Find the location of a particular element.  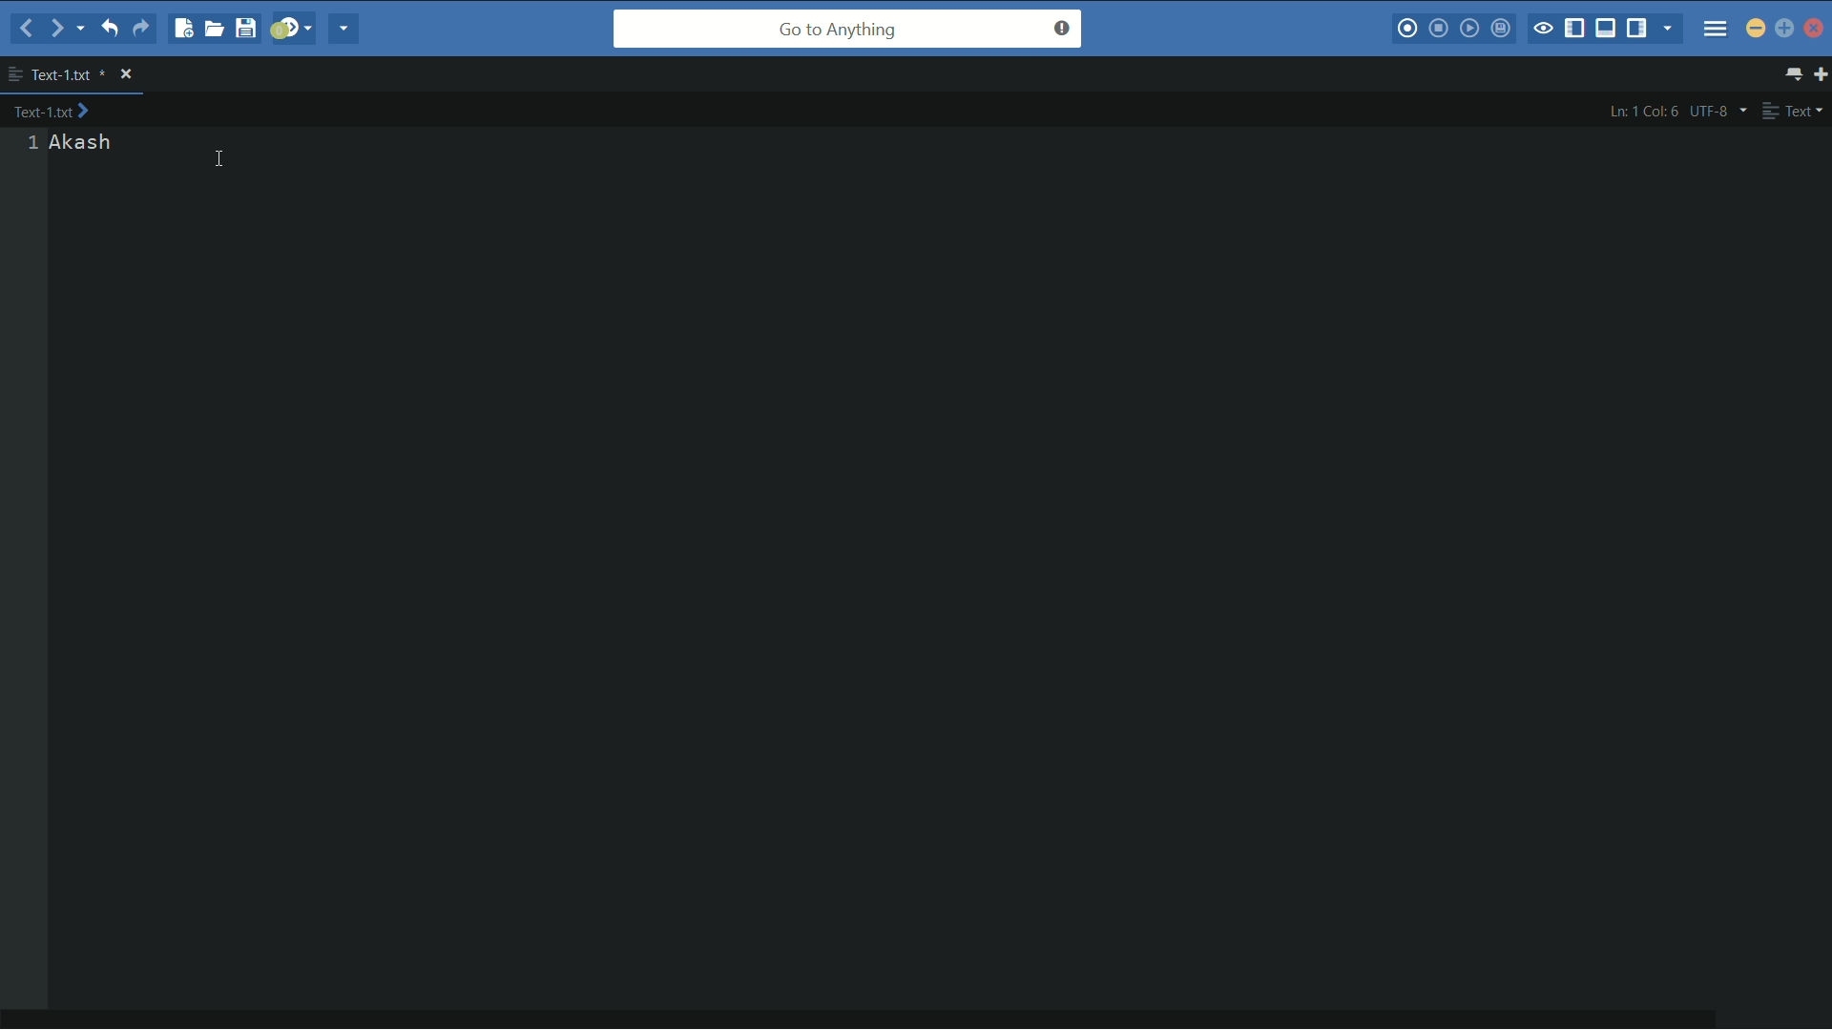

go to anything search bar is located at coordinates (847, 29).